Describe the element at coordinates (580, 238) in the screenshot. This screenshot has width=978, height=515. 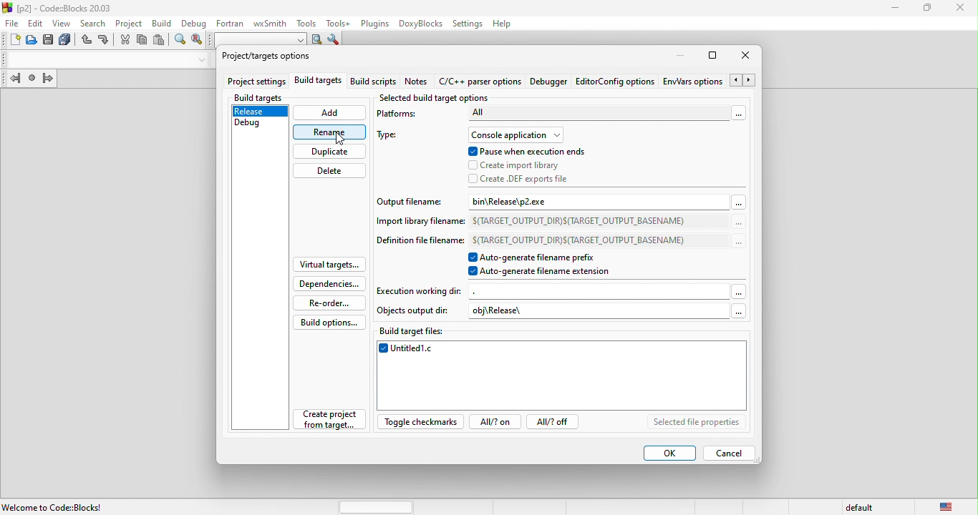
I see `(TARGET_OUTPUT_DIR)S(TARGET_OUTPUT_BASENAME)` at that location.